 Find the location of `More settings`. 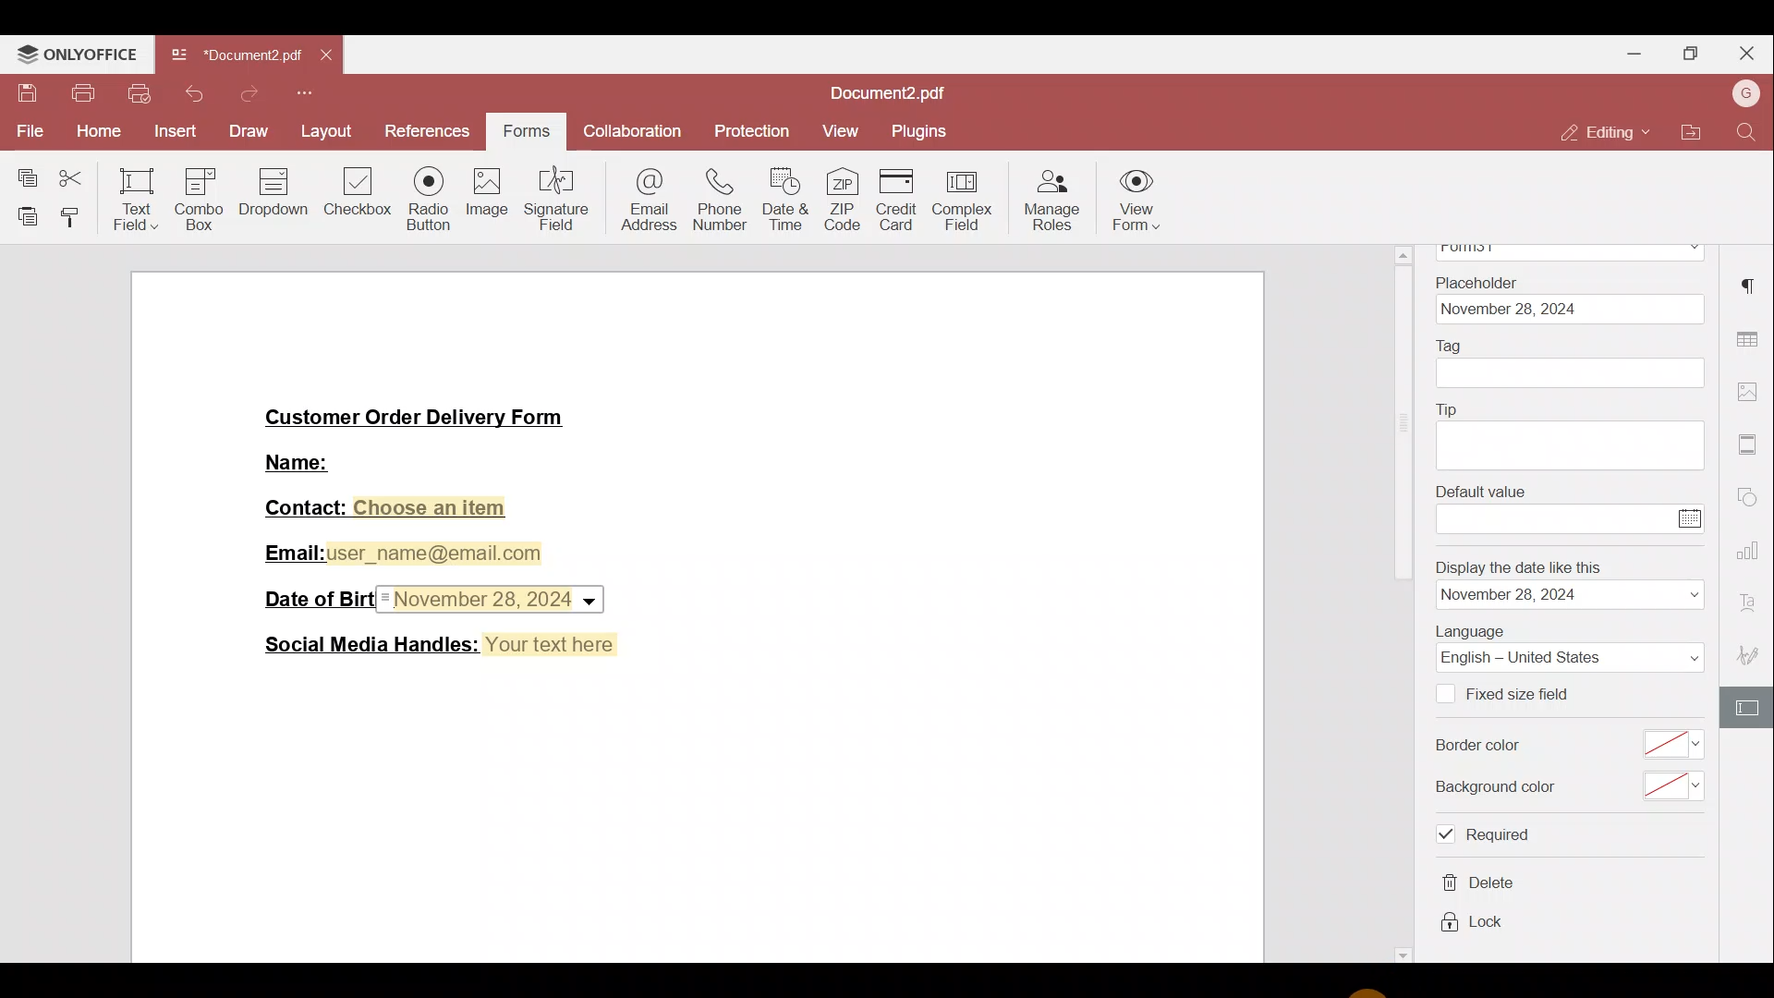

More settings is located at coordinates (1750, 444).